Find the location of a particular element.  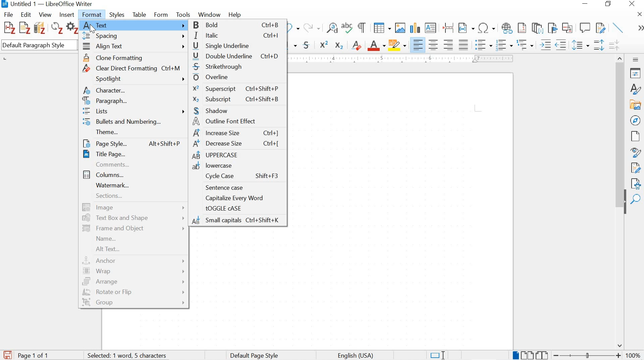

book view is located at coordinates (543, 355).